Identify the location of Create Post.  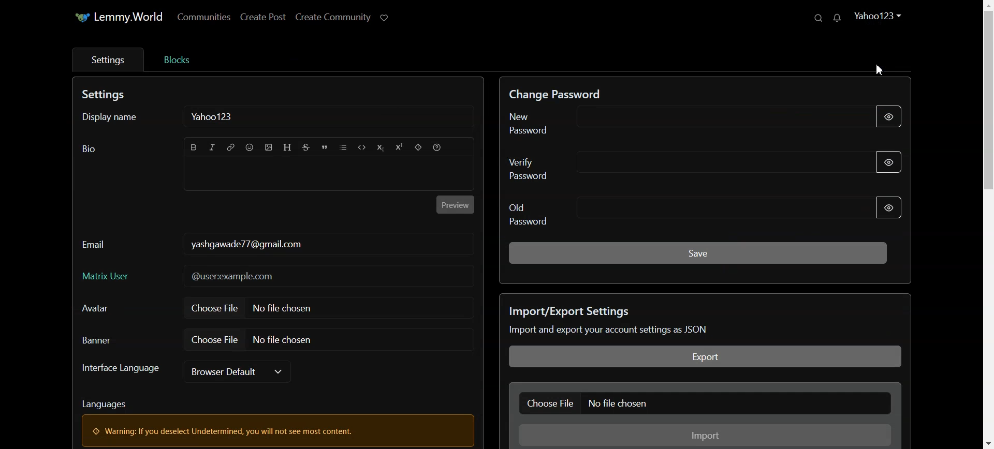
(333, 17).